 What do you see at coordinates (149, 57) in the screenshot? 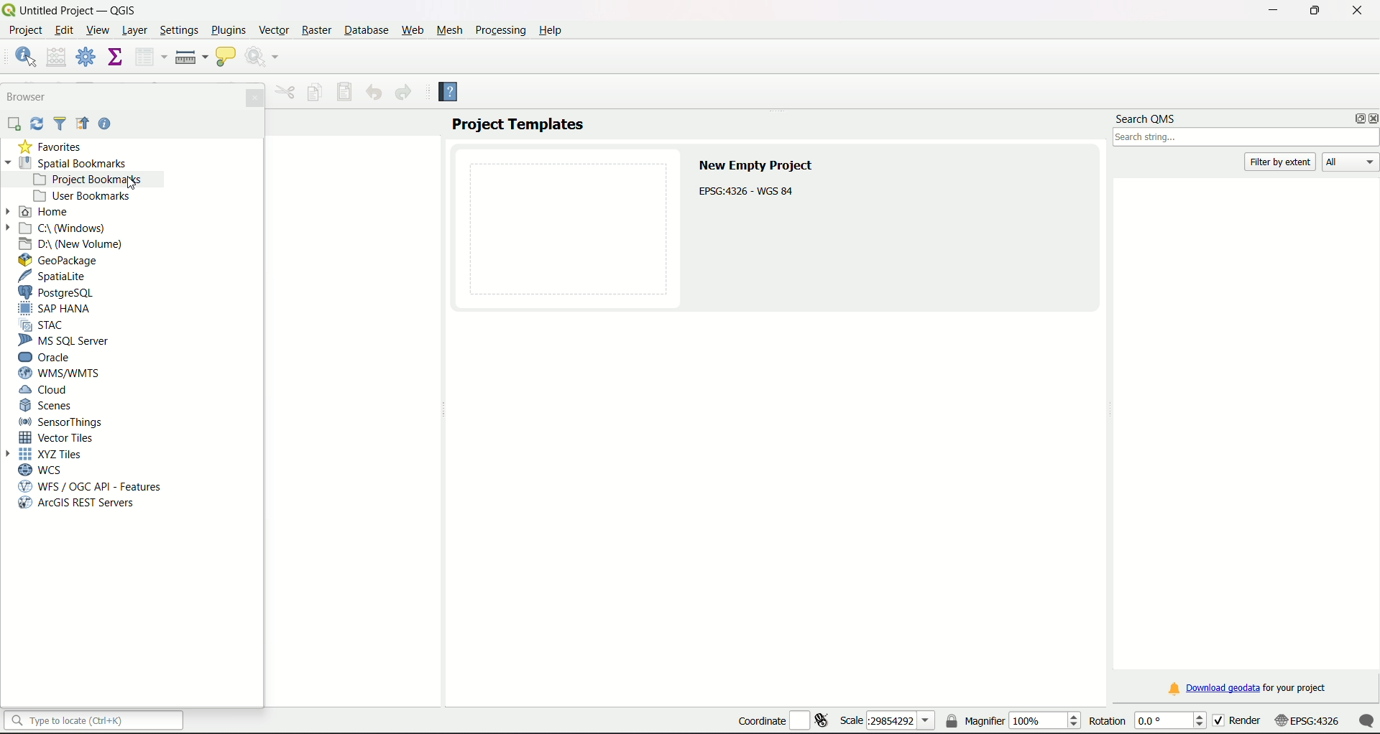
I see `open attribute table` at bounding box center [149, 57].